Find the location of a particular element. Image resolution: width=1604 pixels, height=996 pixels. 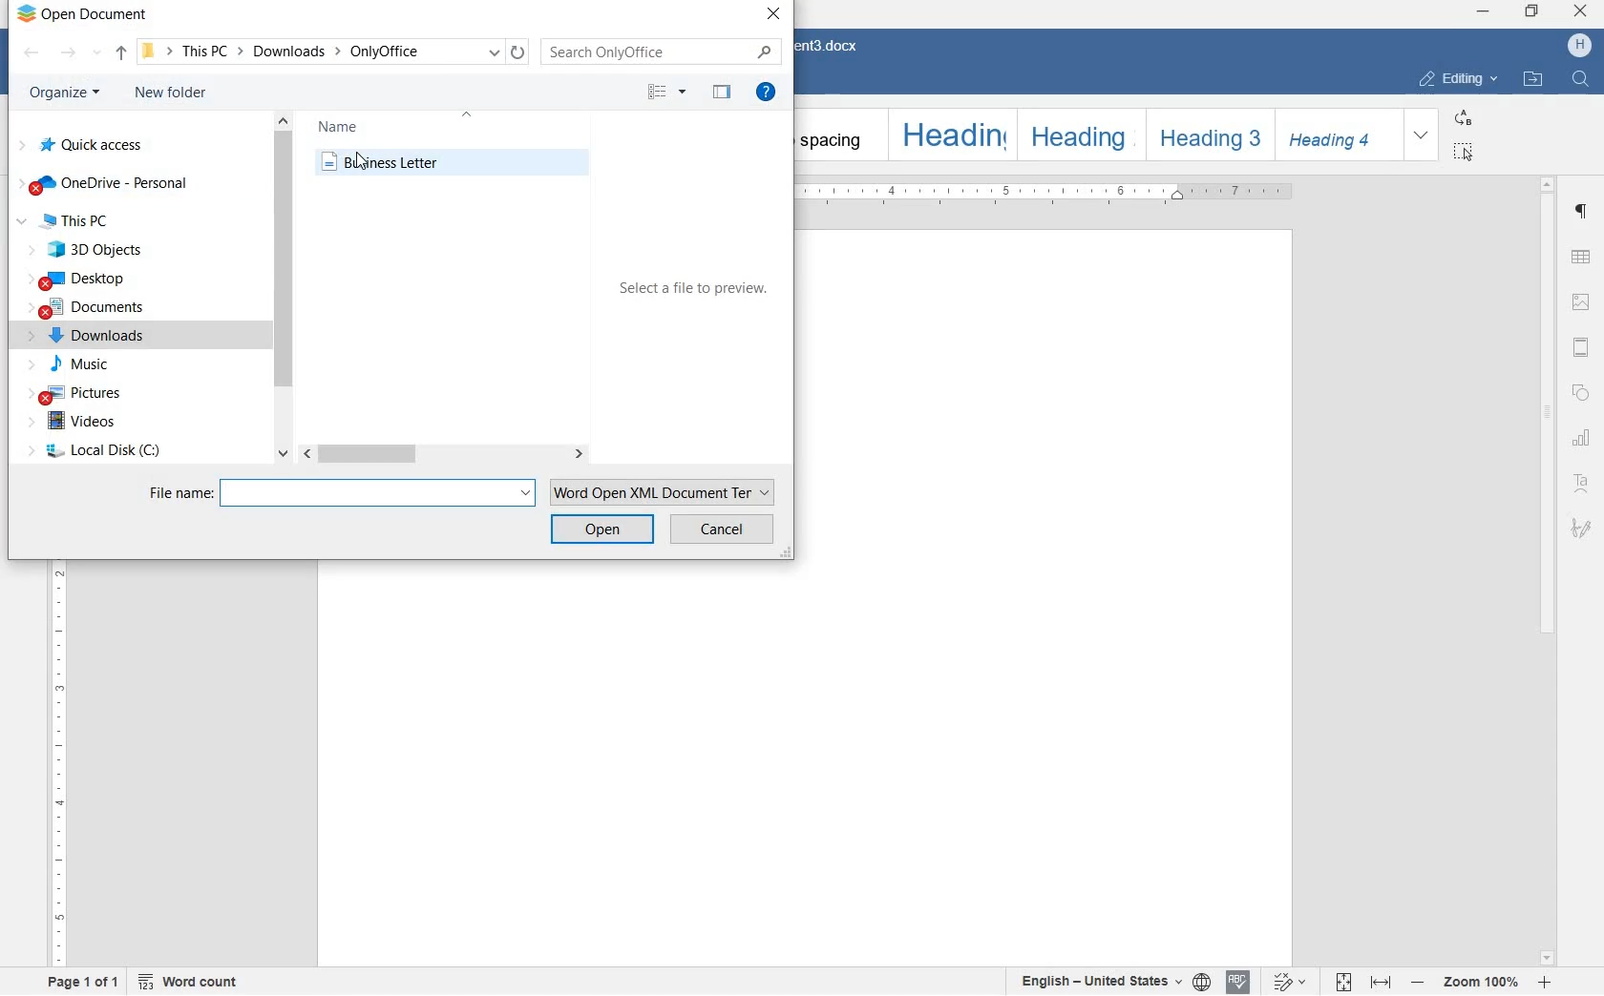

expanding is located at coordinates (1421, 134).